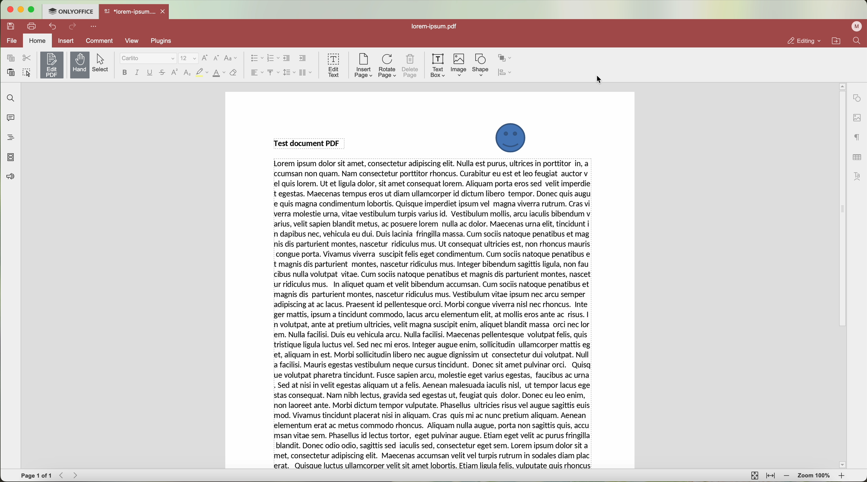  What do you see at coordinates (255, 72) in the screenshot?
I see `horizontal align` at bounding box center [255, 72].